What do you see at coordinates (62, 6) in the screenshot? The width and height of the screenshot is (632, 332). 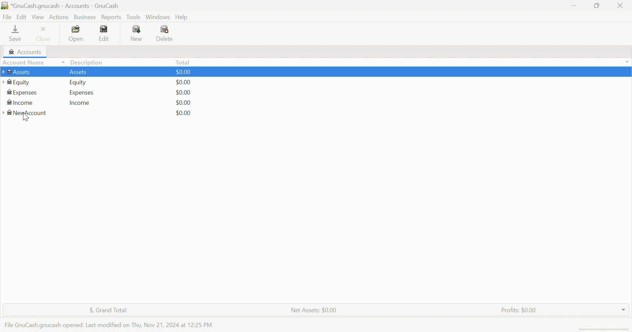 I see `*GnuCash.gnucash - Accounts -GnuCash` at bounding box center [62, 6].